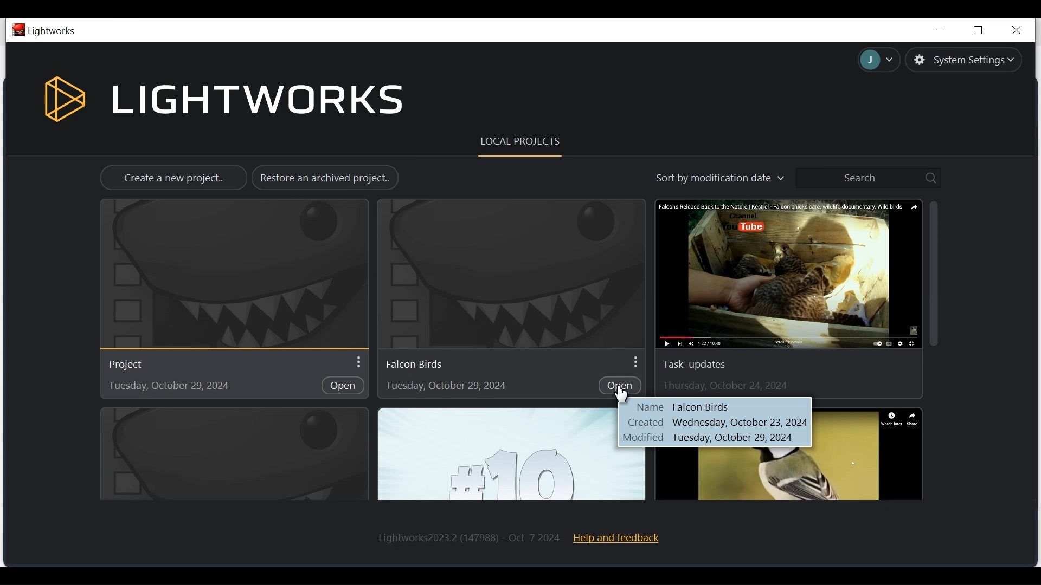 Image resolution: width=1041 pixels, height=585 pixels. What do you see at coordinates (634, 361) in the screenshot?
I see `More` at bounding box center [634, 361].